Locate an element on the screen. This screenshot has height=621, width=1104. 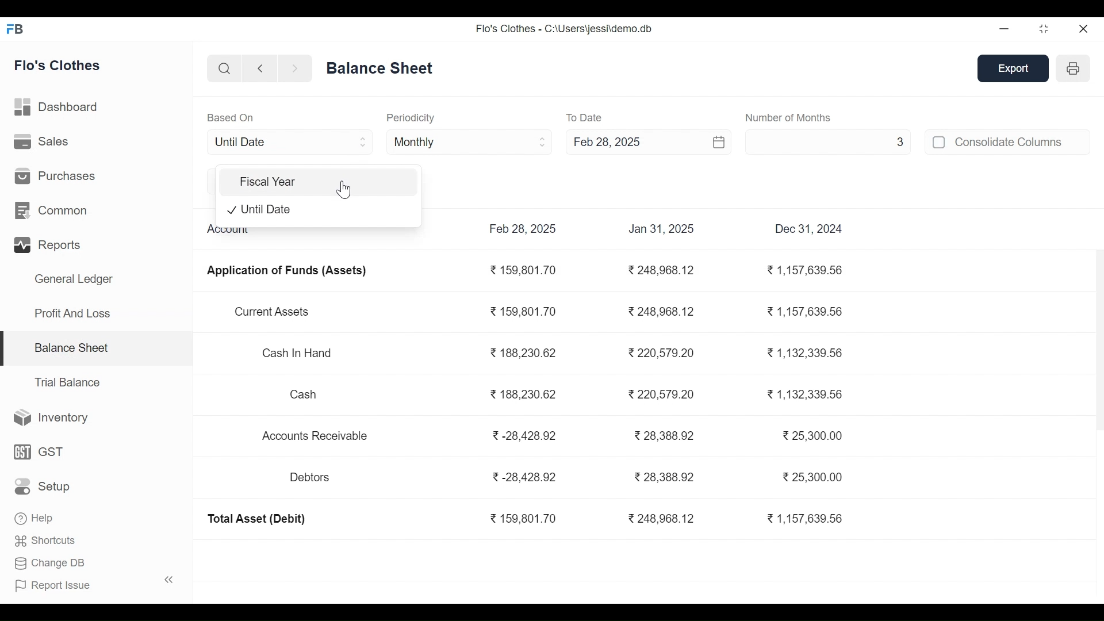
Balance Sheet is located at coordinates (71, 347).